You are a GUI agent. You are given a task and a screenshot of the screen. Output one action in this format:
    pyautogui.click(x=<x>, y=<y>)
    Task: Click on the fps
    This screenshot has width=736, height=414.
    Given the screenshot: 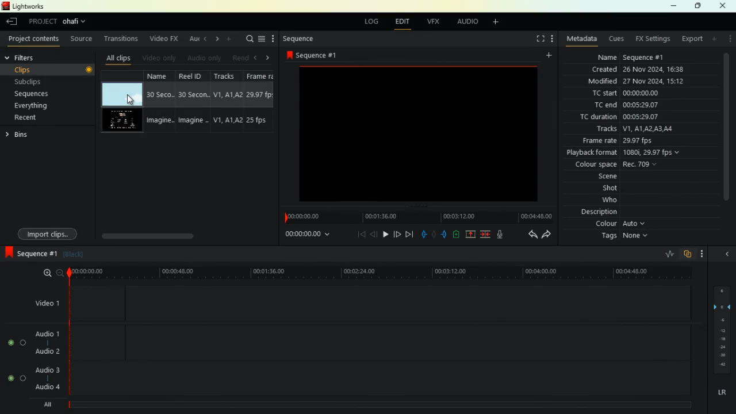 What is the action you would take?
    pyautogui.click(x=260, y=102)
    